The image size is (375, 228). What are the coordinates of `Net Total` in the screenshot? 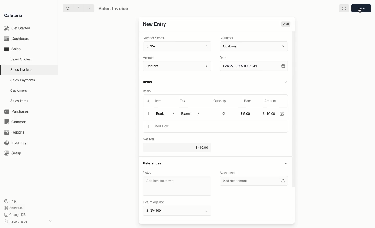 It's located at (151, 138).